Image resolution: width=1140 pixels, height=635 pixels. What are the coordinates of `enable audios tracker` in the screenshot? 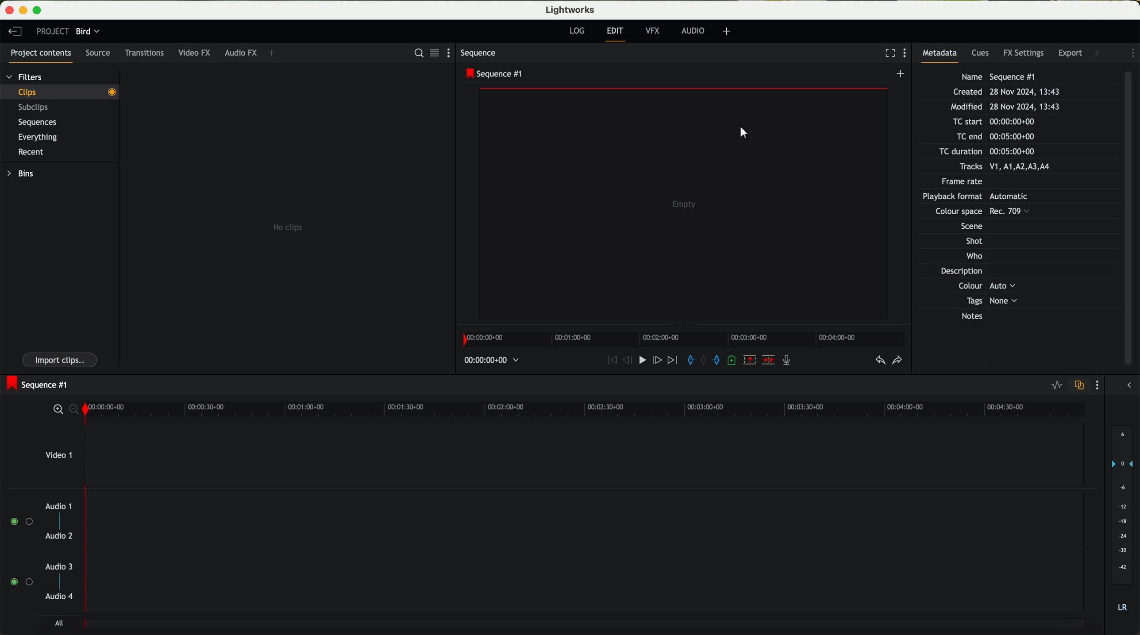 It's located at (21, 551).